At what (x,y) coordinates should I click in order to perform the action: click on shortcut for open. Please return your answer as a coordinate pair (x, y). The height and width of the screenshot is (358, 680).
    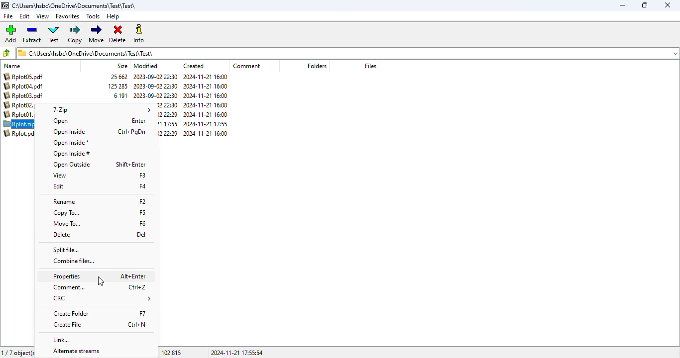
    Looking at the image, I should click on (139, 121).